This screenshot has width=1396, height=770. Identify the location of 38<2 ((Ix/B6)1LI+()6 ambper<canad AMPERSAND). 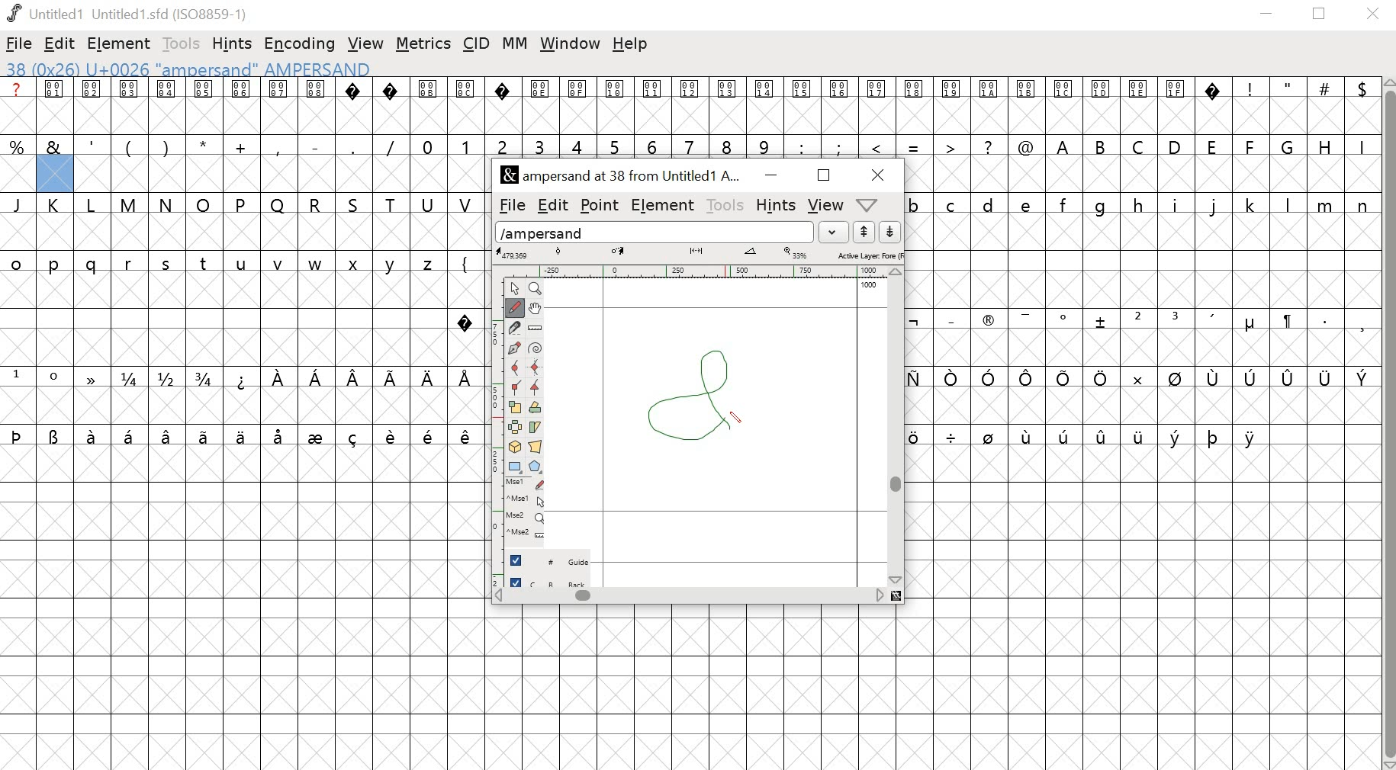
(187, 69).